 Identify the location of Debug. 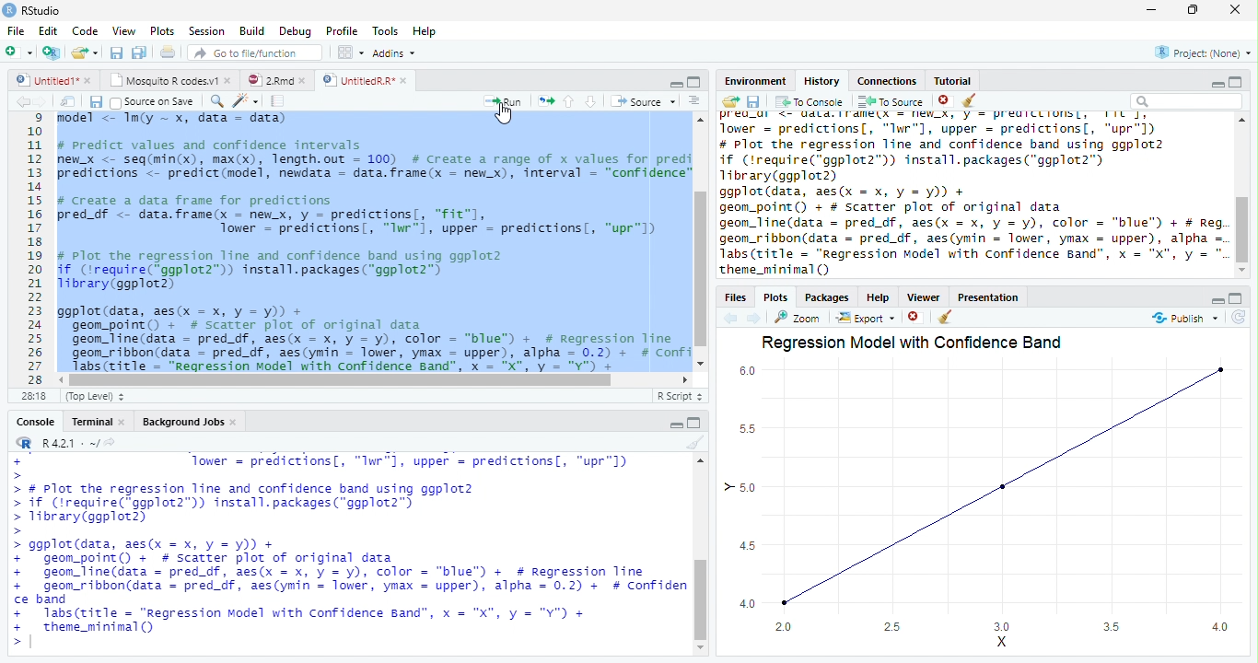
(298, 33).